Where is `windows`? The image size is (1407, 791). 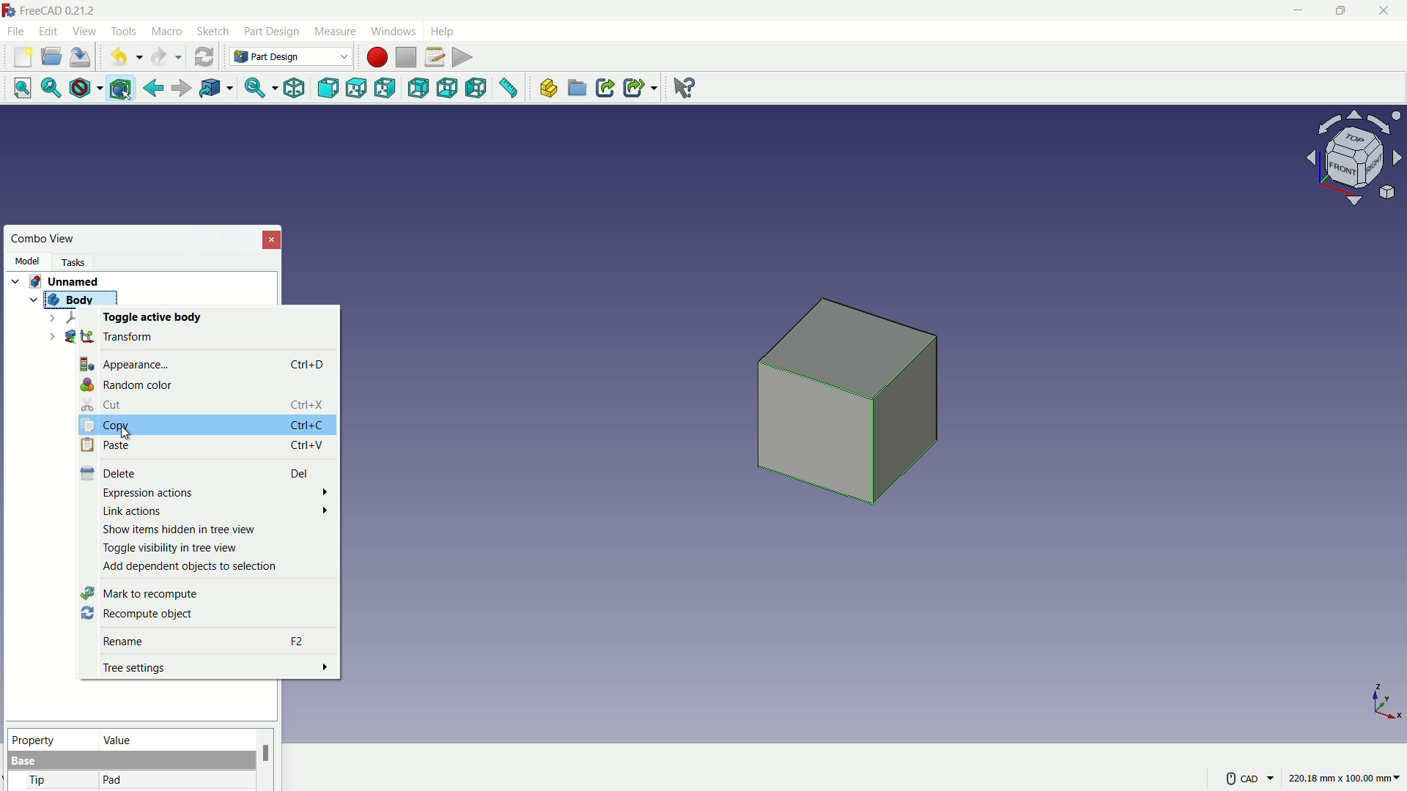
windows is located at coordinates (392, 31).